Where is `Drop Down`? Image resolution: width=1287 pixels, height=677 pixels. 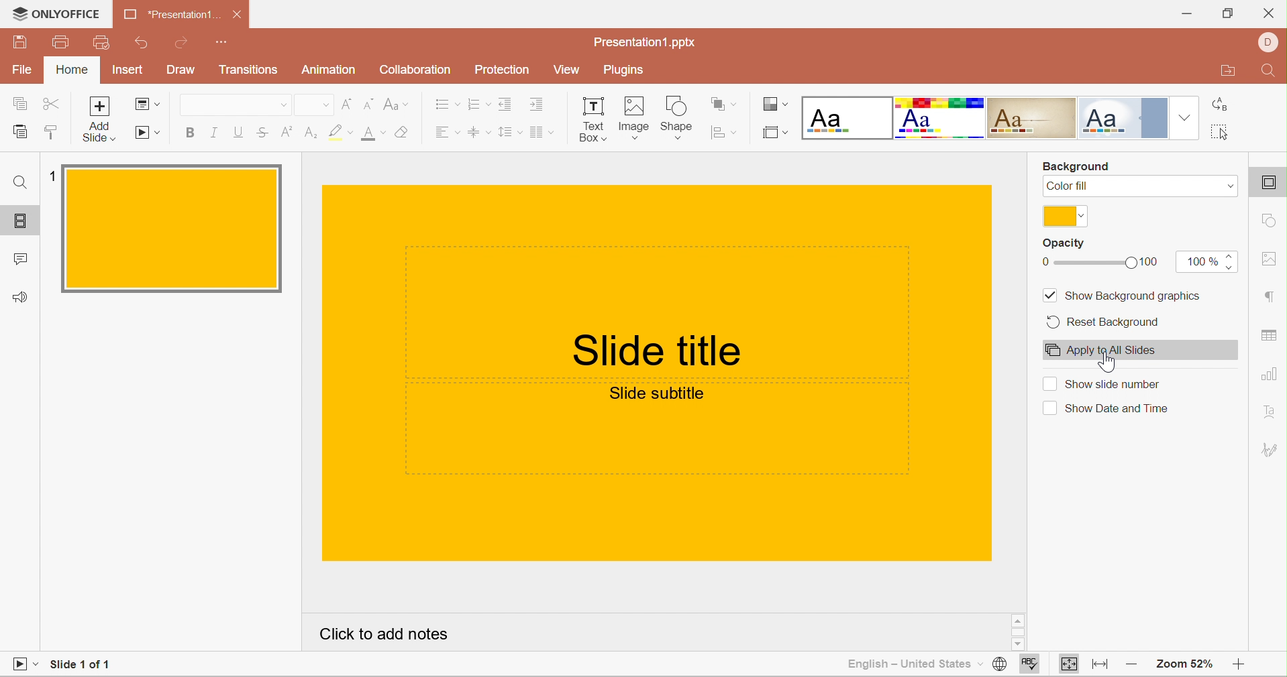 Drop Down is located at coordinates (324, 105).